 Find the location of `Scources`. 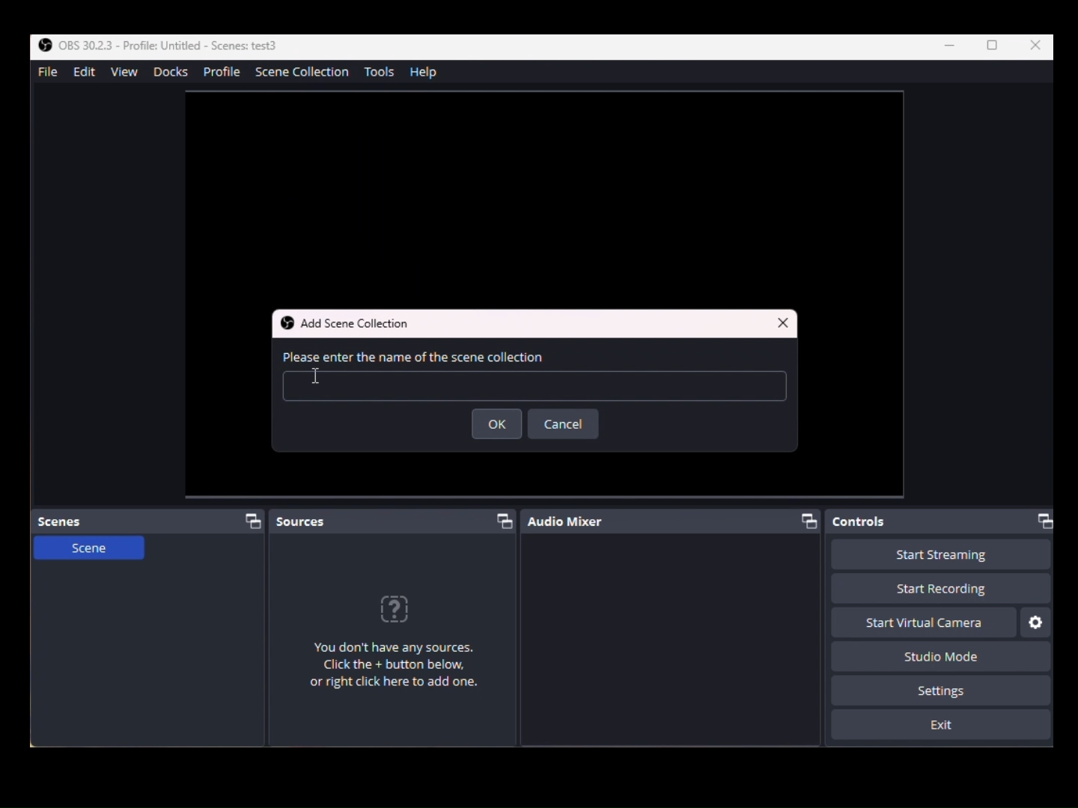

Scources is located at coordinates (395, 519).